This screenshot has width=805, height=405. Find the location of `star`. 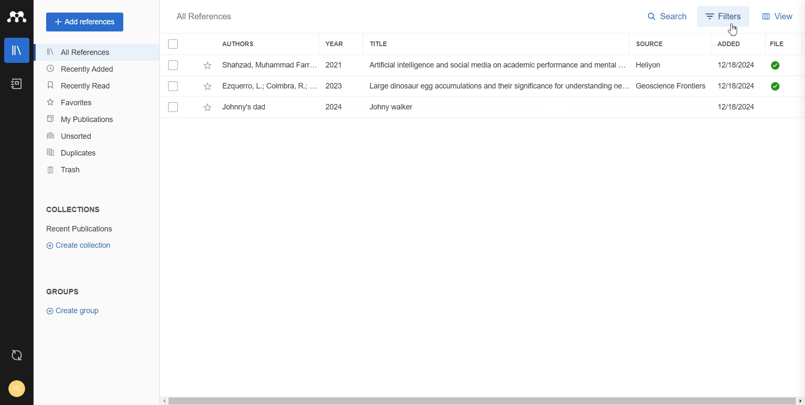

star is located at coordinates (208, 66).